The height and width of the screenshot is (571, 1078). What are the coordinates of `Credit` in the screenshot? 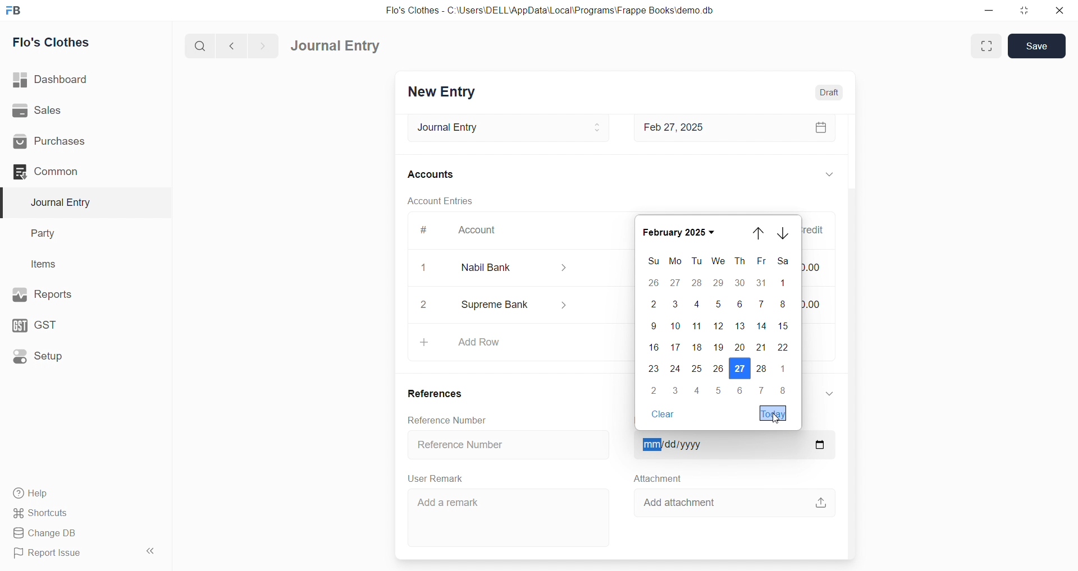 It's located at (816, 232).